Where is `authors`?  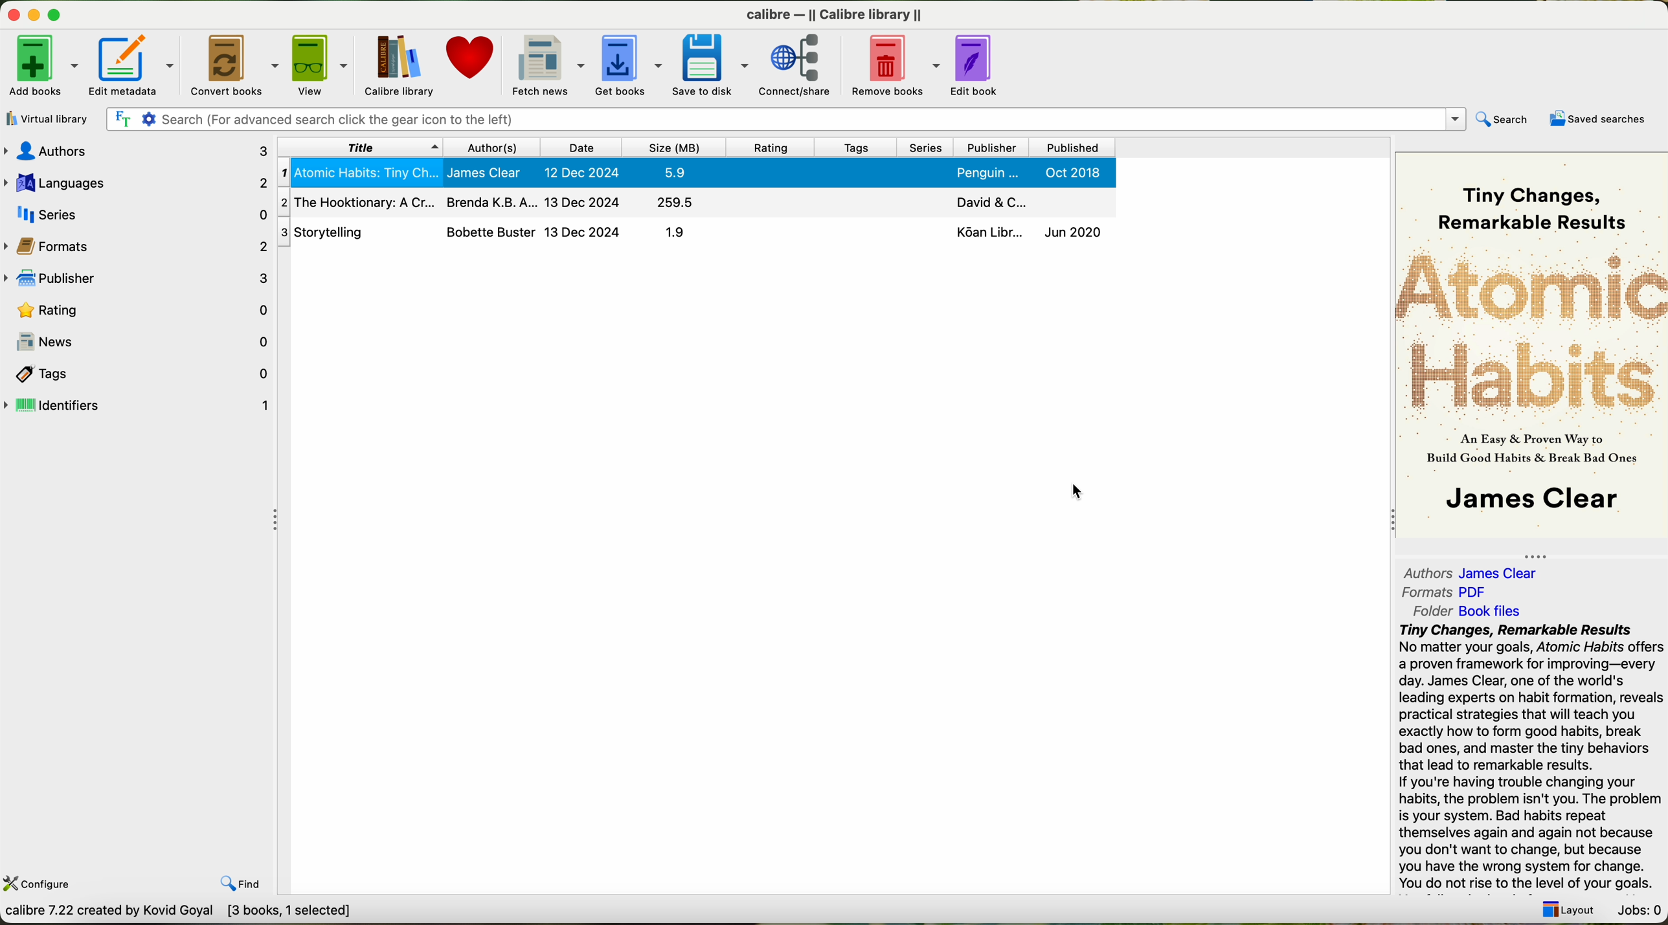
authors is located at coordinates (139, 148).